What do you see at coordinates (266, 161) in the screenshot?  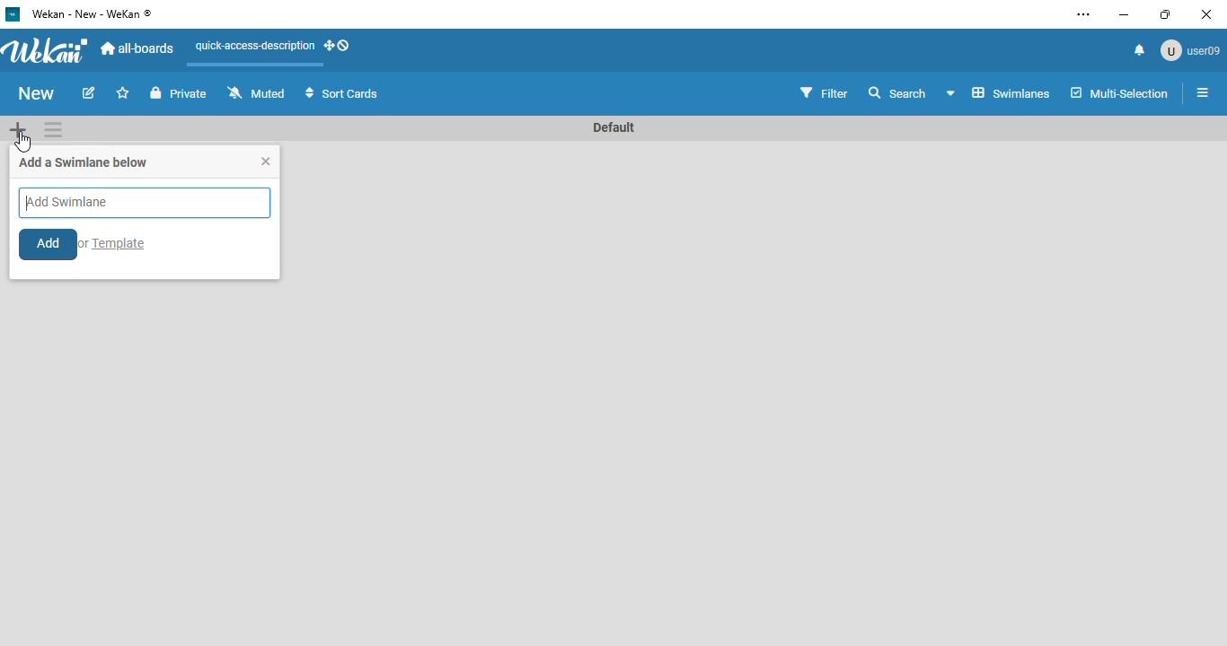 I see `close` at bounding box center [266, 161].